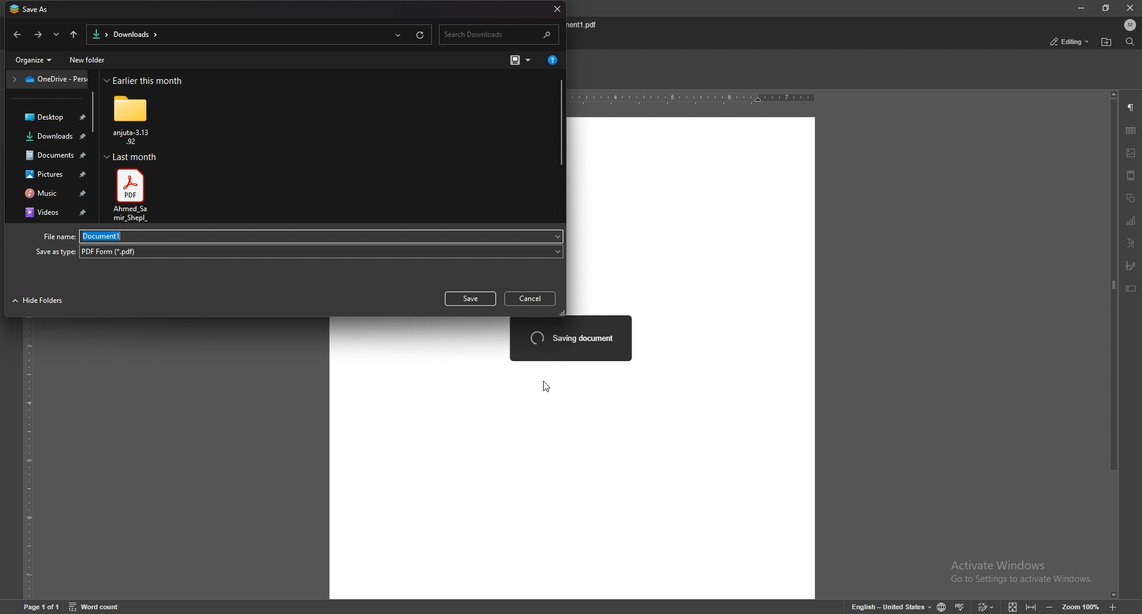 This screenshot has height=614, width=1142. What do you see at coordinates (146, 80) in the screenshot?
I see `time` at bounding box center [146, 80].